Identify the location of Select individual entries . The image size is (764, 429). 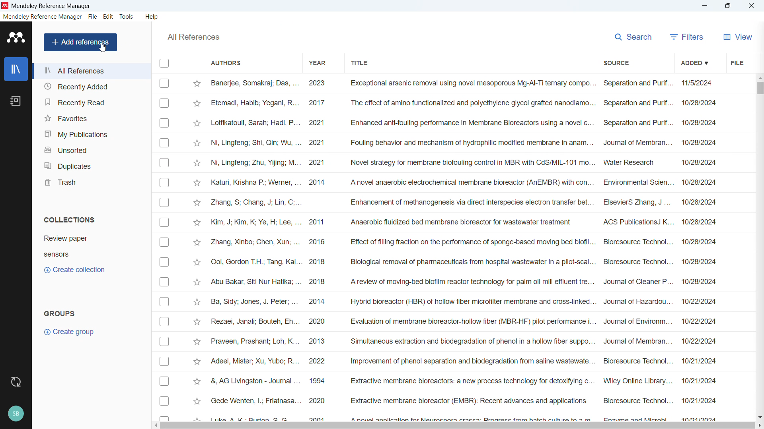
(164, 248).